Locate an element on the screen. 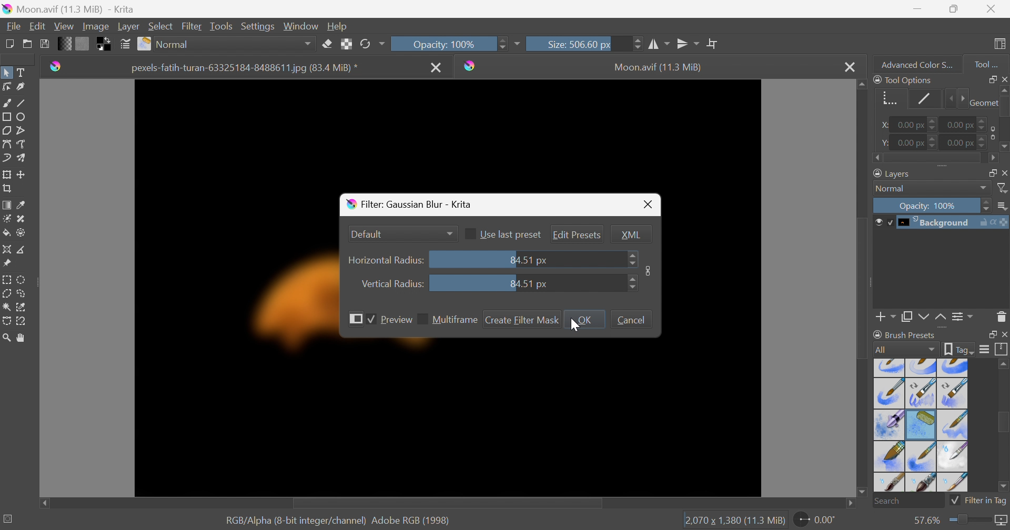 This screenshot has height=530, width=1010. Enclose and fill tool is located at coordinates (21, 233).